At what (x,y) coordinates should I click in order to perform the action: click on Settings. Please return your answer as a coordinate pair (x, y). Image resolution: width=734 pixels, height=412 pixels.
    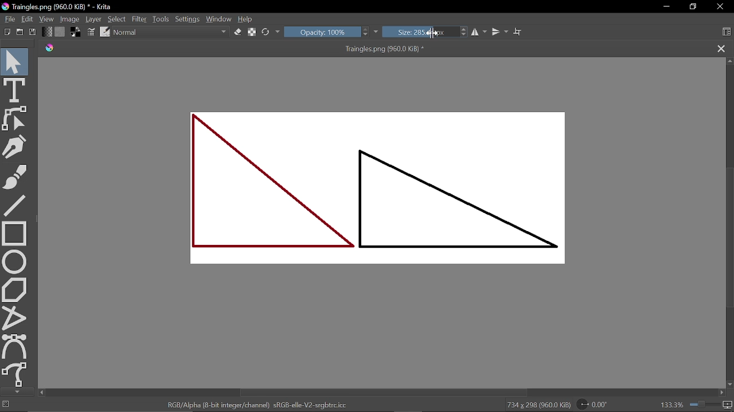
    Looking at the image, I should click on (188, 19).